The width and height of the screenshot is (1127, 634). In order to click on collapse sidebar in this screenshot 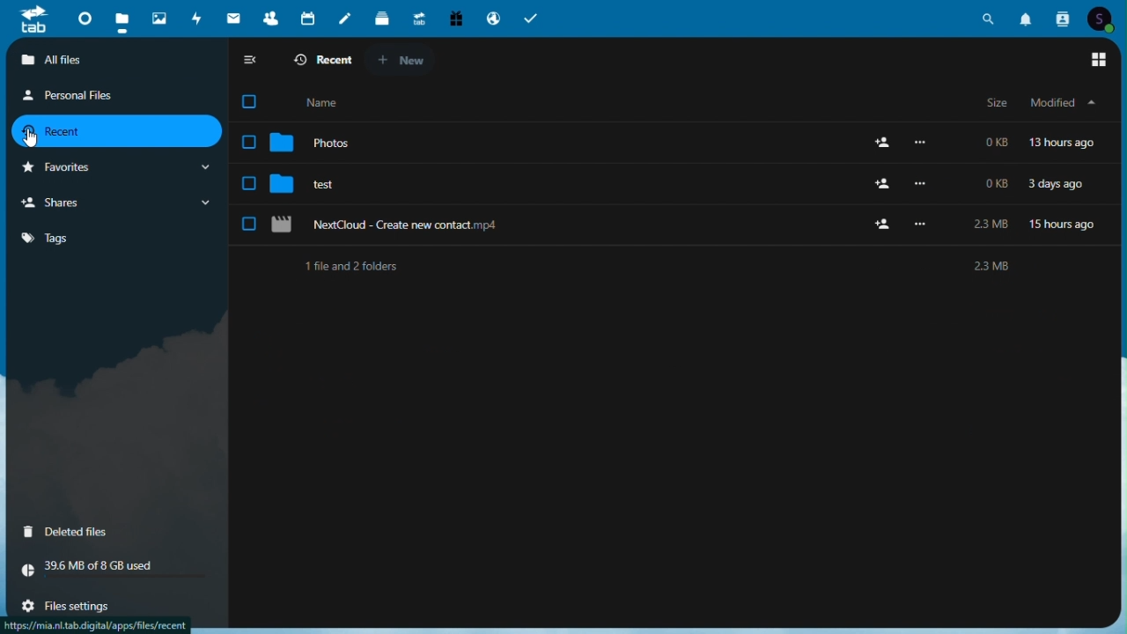, I will do `click(251, 62)`.